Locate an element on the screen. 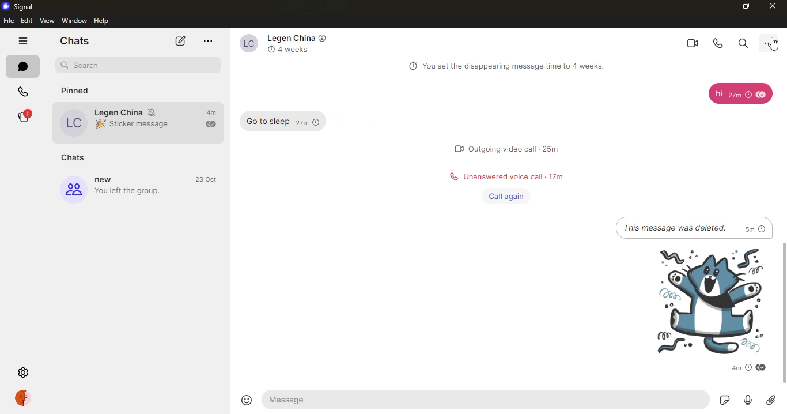  Sticker message is located at coordinates (143, 123).